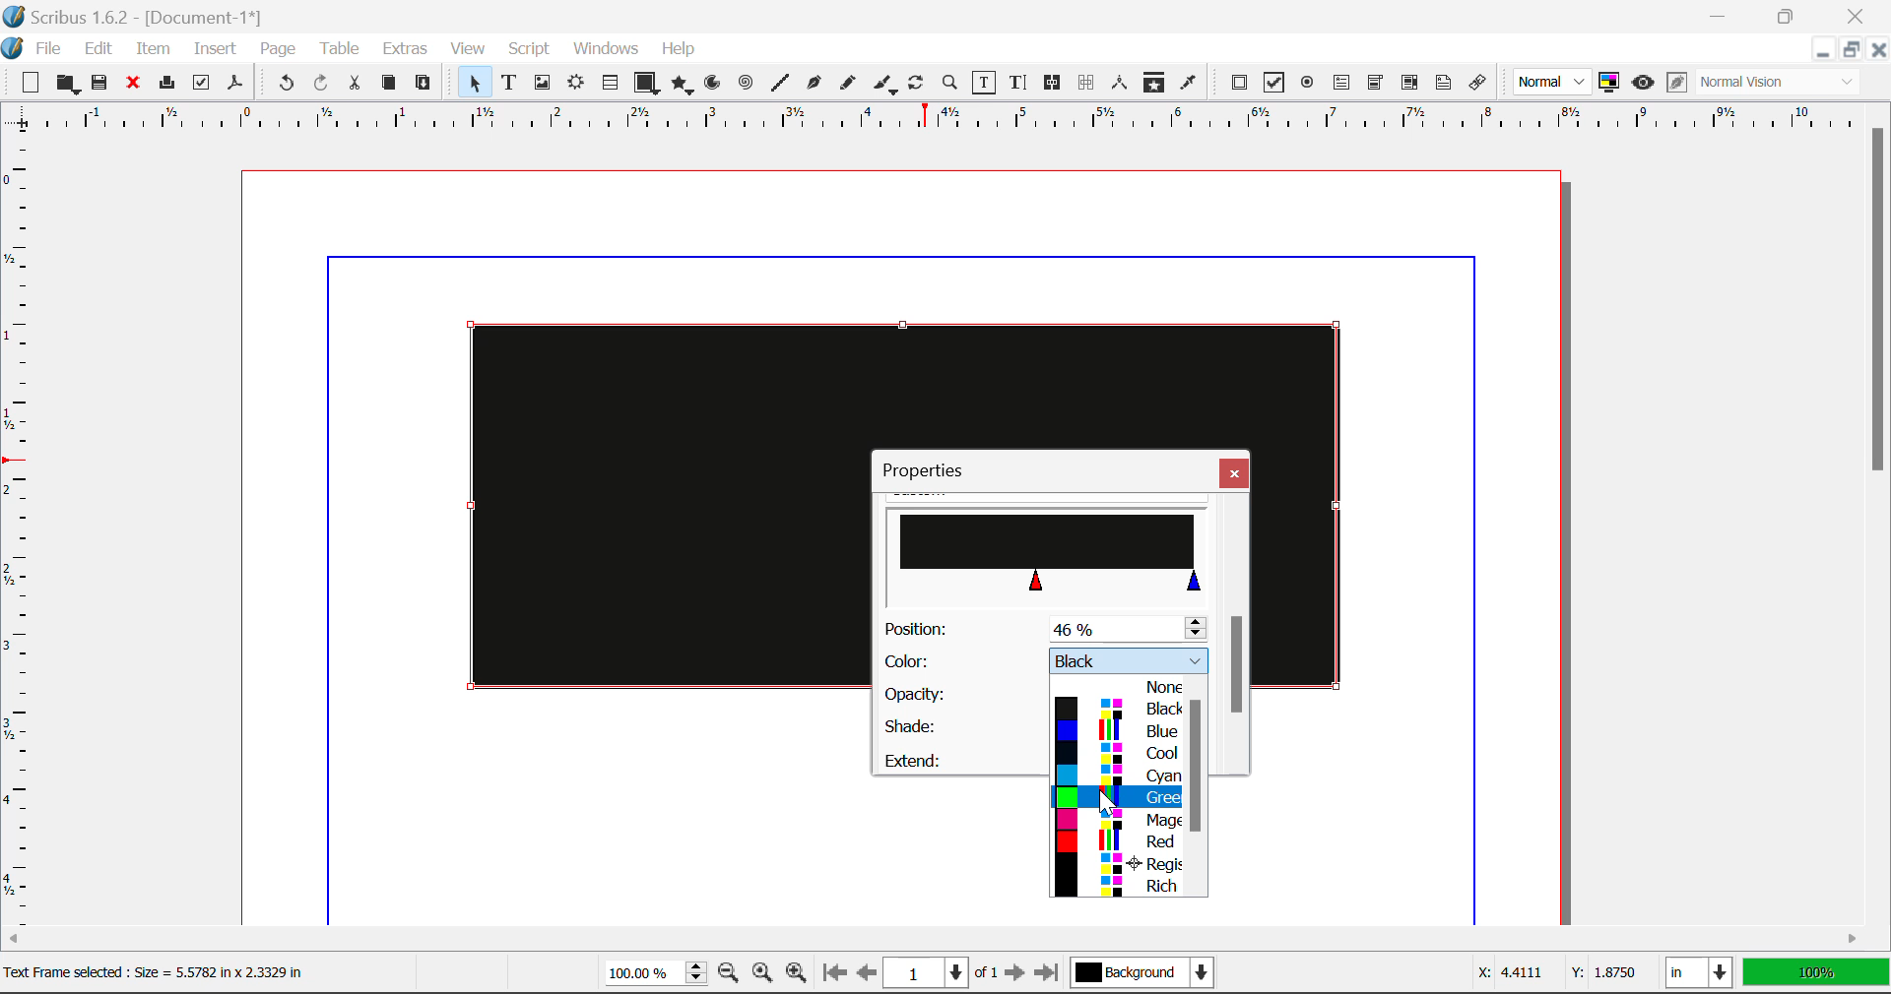 The image size is (1891, 994). Describe the element at coordinates (1201, 765) in the screenshot. I see `vertical scroll bar` at that location.